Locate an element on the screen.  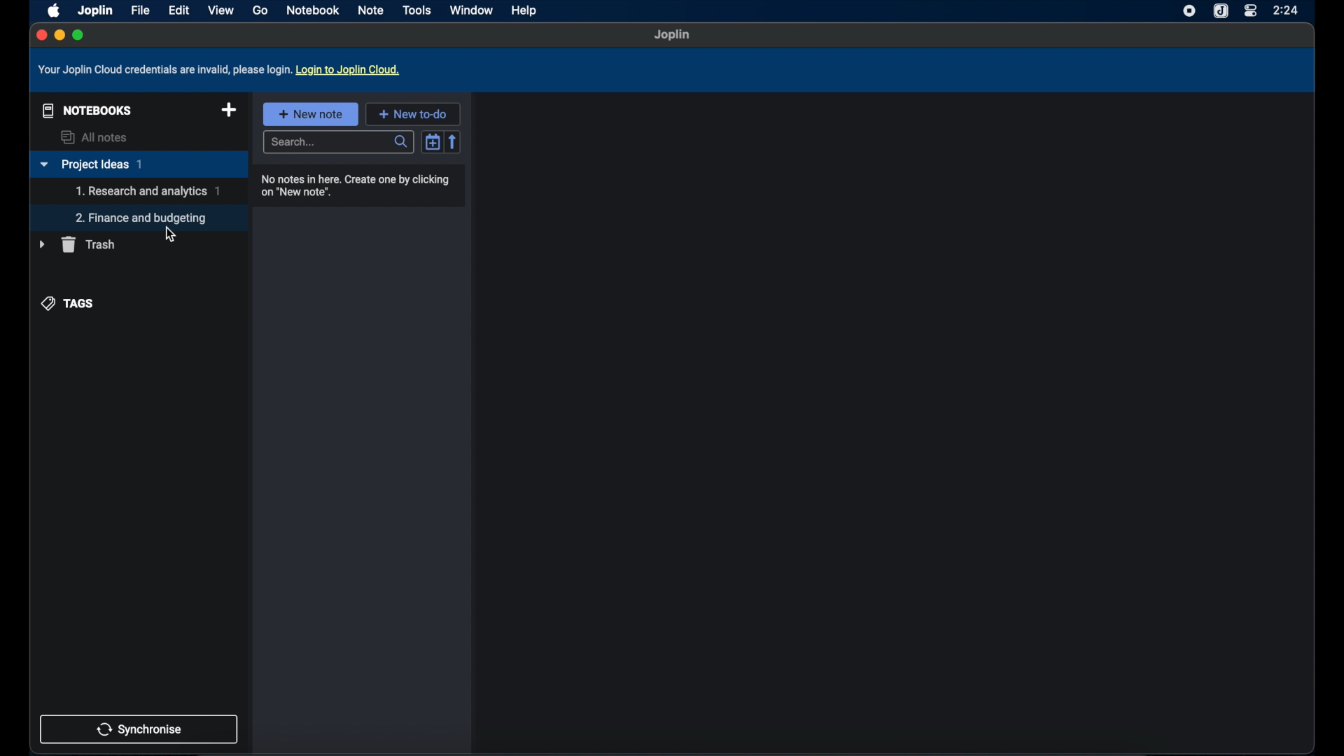
notebooks is located at coordinates (84, 109).